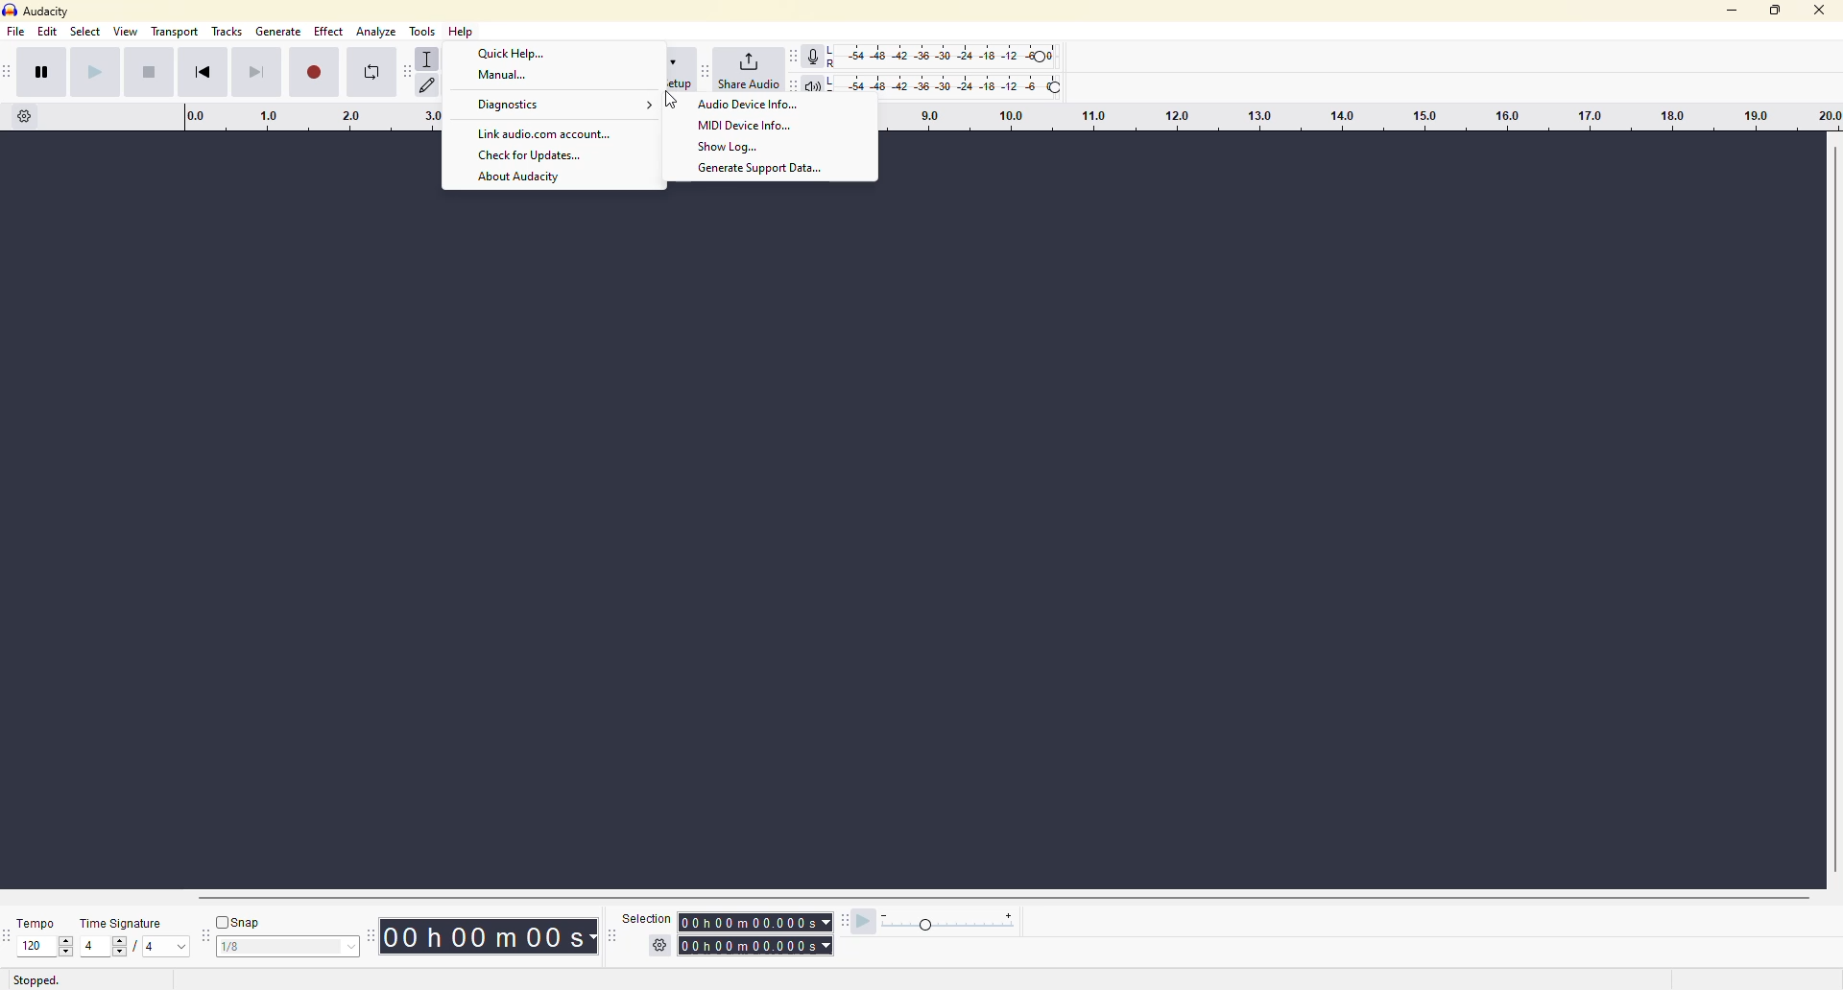  Describe the element at coordinates (516, 54) in the screenshot. I see `Quick Help` at that location.